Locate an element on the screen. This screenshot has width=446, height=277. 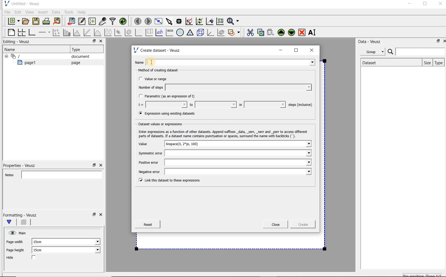
Close is located at coordinates (276, 224).